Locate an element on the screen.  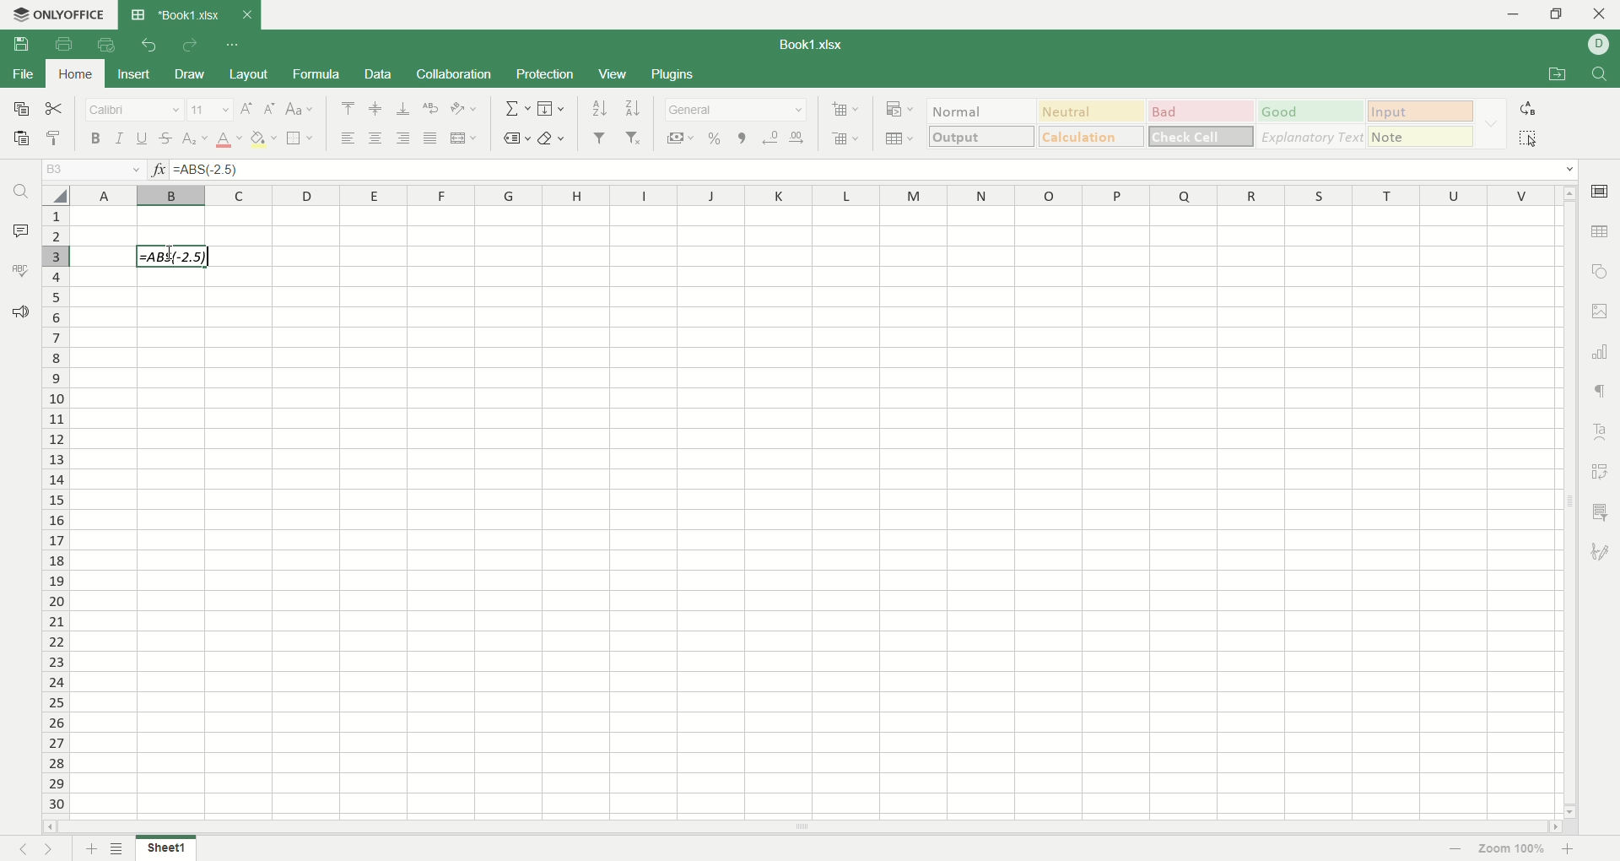
input is located at coordinates (1422, 136).